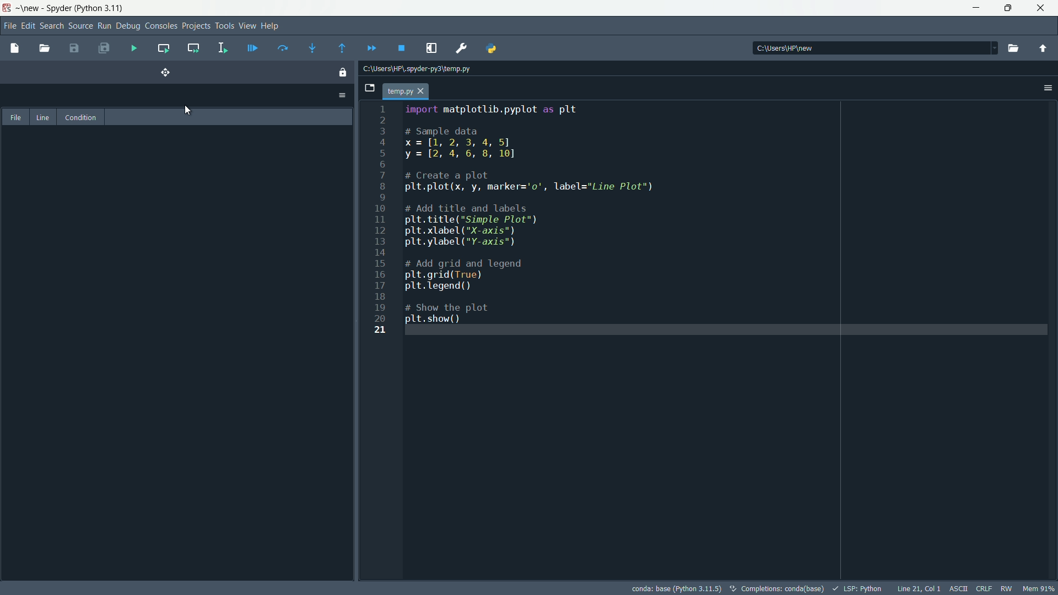 The width and height of the screenshot is (1058, 595). What do you see at coordinates (101, 7) in the screenshot?
I see `python 3.11` at bounding box center [101, 7].